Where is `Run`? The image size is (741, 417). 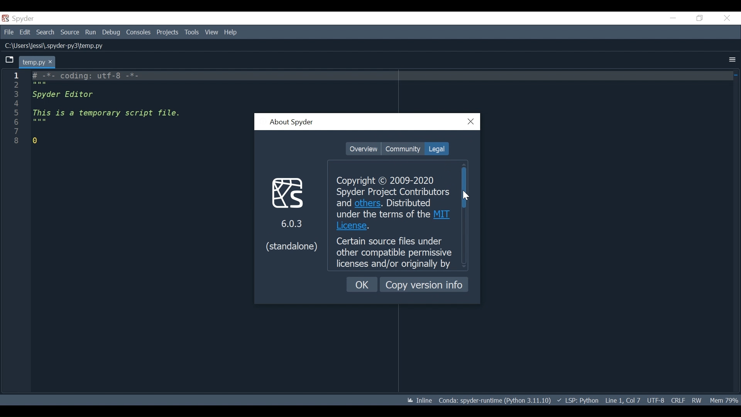 Run is located at coordinates (91, 33).